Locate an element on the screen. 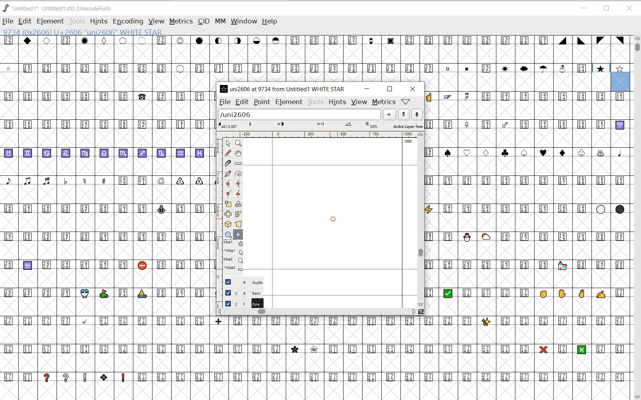 This screenshot has width=641, height=400. ROTATE THE SELECTION IN 3D is located at coordinates (229, 224).